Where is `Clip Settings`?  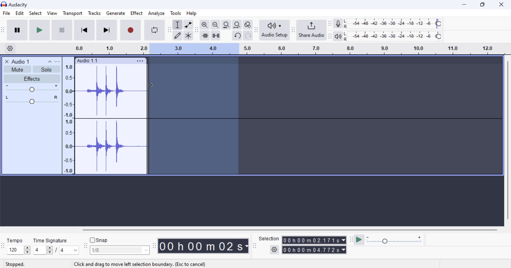
Clip Settings is located at coordinates (140, 61).